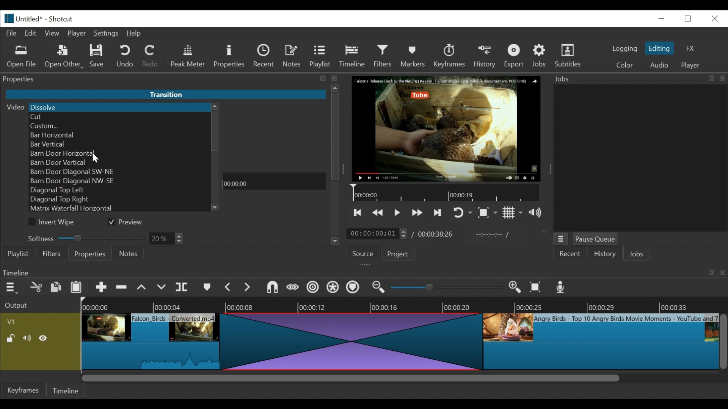 This screenshot has height=409, width=728. Describe the element at coordinates (450, 57) in the screenshot. I see `keyframes` at that location.